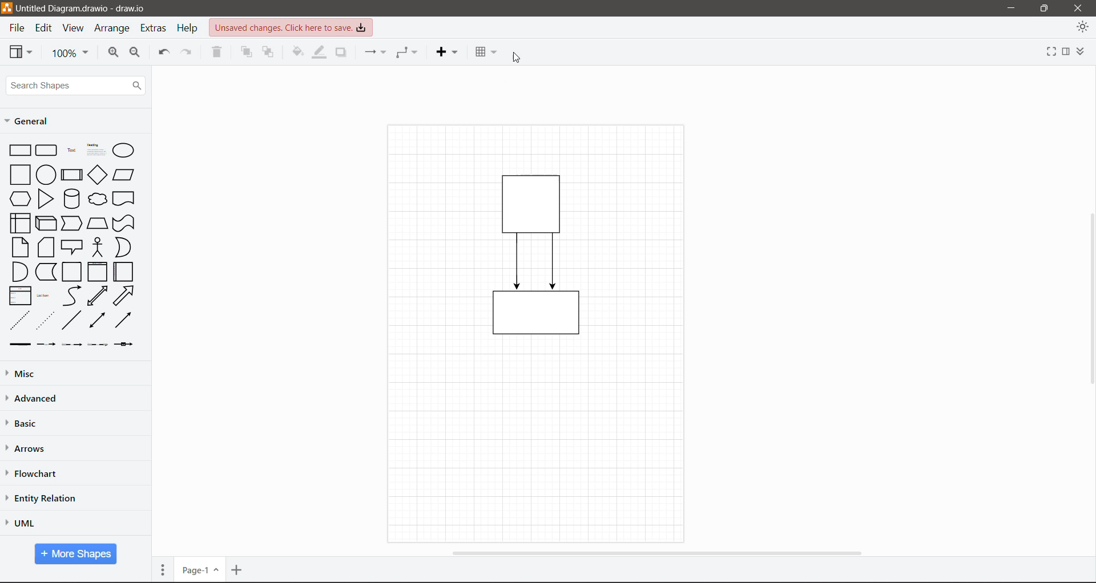  I want to click on General, so click(31, 121).